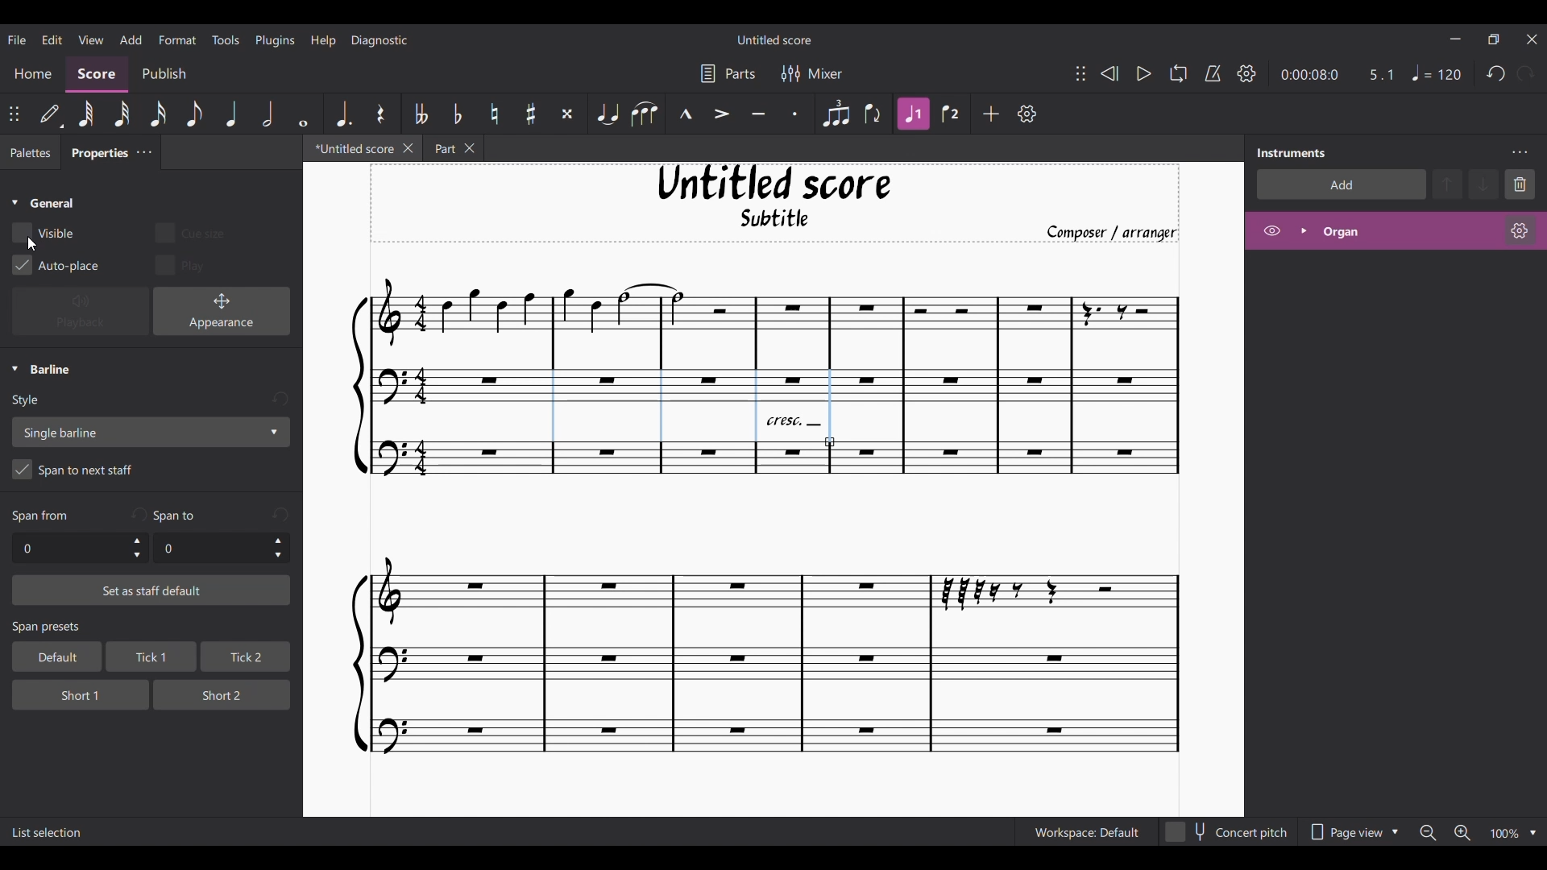  I want to click on Staccato, so click(796, 114).